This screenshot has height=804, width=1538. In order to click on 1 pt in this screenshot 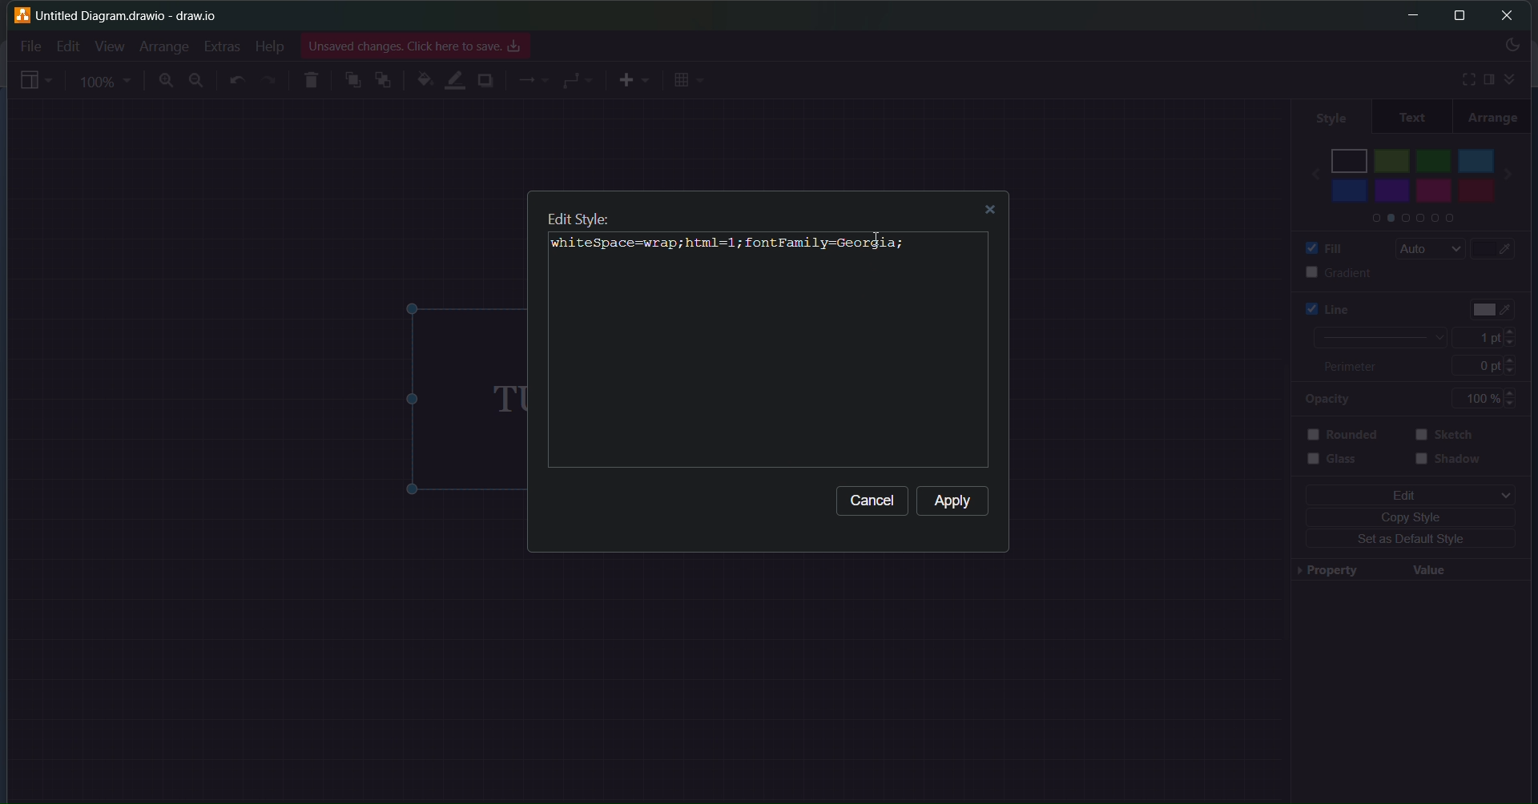, I will do `click(1491, 338)`.